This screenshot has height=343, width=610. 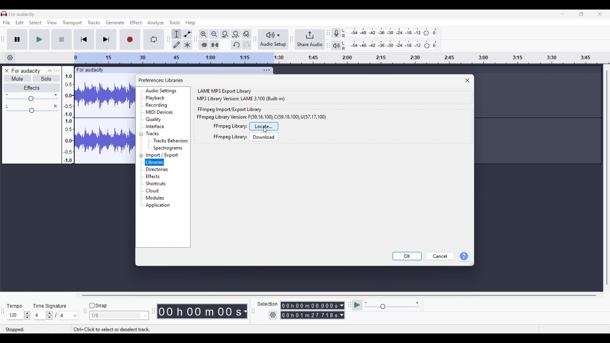 What do you see at coordinates (177, 45) in the screenshot?
I see `Draw tool` at bounding box center [177, 45].